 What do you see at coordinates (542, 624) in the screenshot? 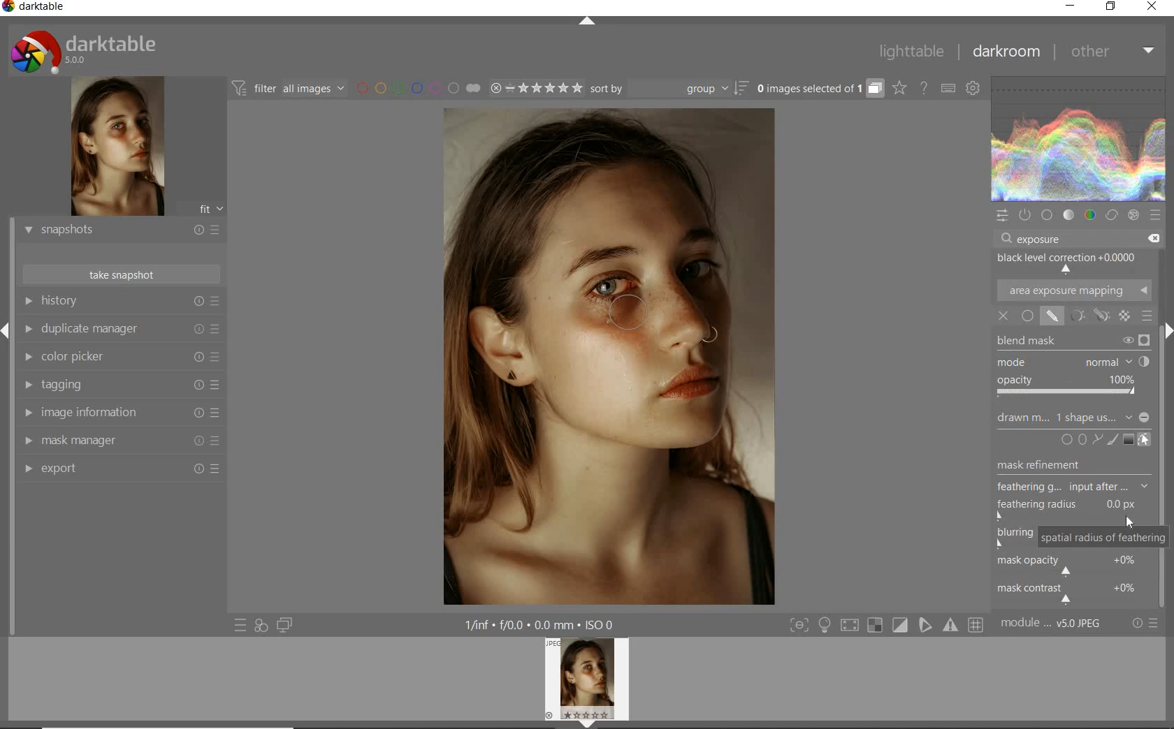
I see `other display information` at bounding box center [542, 624].